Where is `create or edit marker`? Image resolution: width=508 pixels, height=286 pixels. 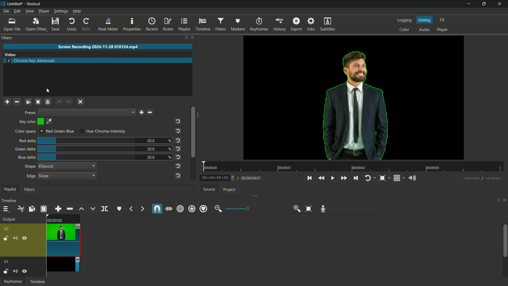 create or edit marker is located at coordinates (119, 209).